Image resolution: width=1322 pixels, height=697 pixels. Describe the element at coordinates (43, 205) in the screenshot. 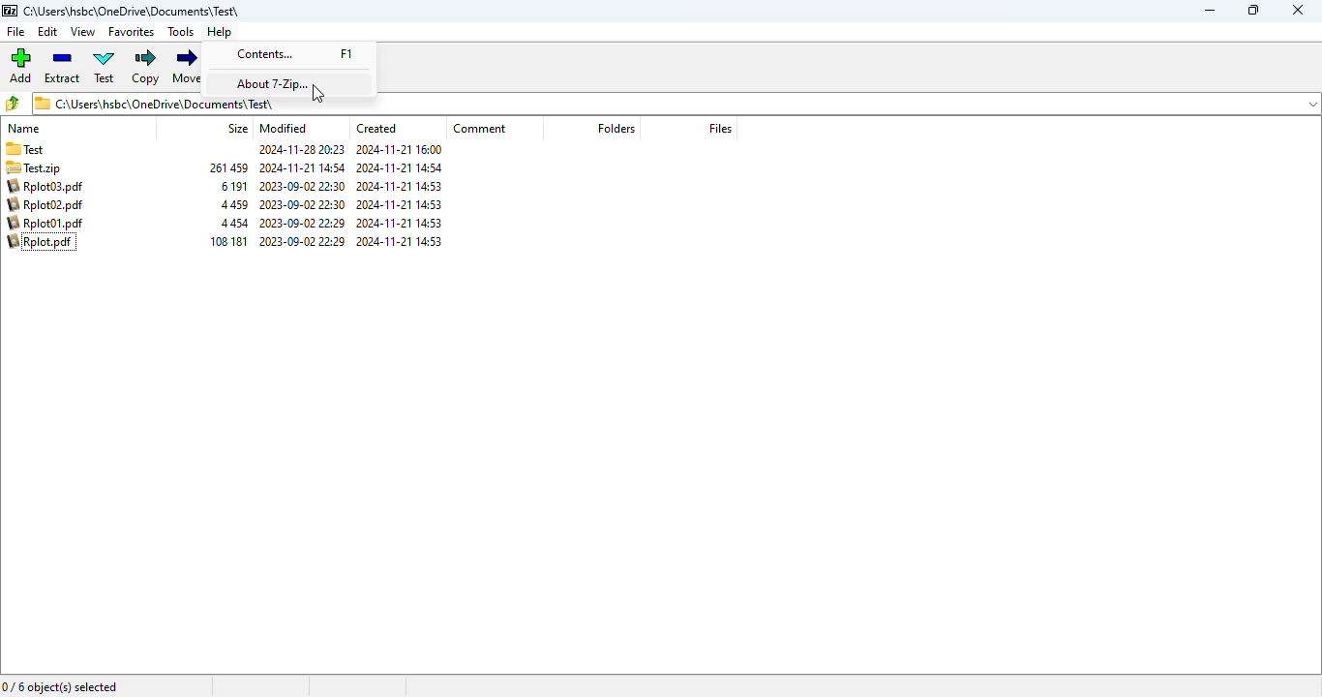

I see `Rplot02.pdf` at that location.